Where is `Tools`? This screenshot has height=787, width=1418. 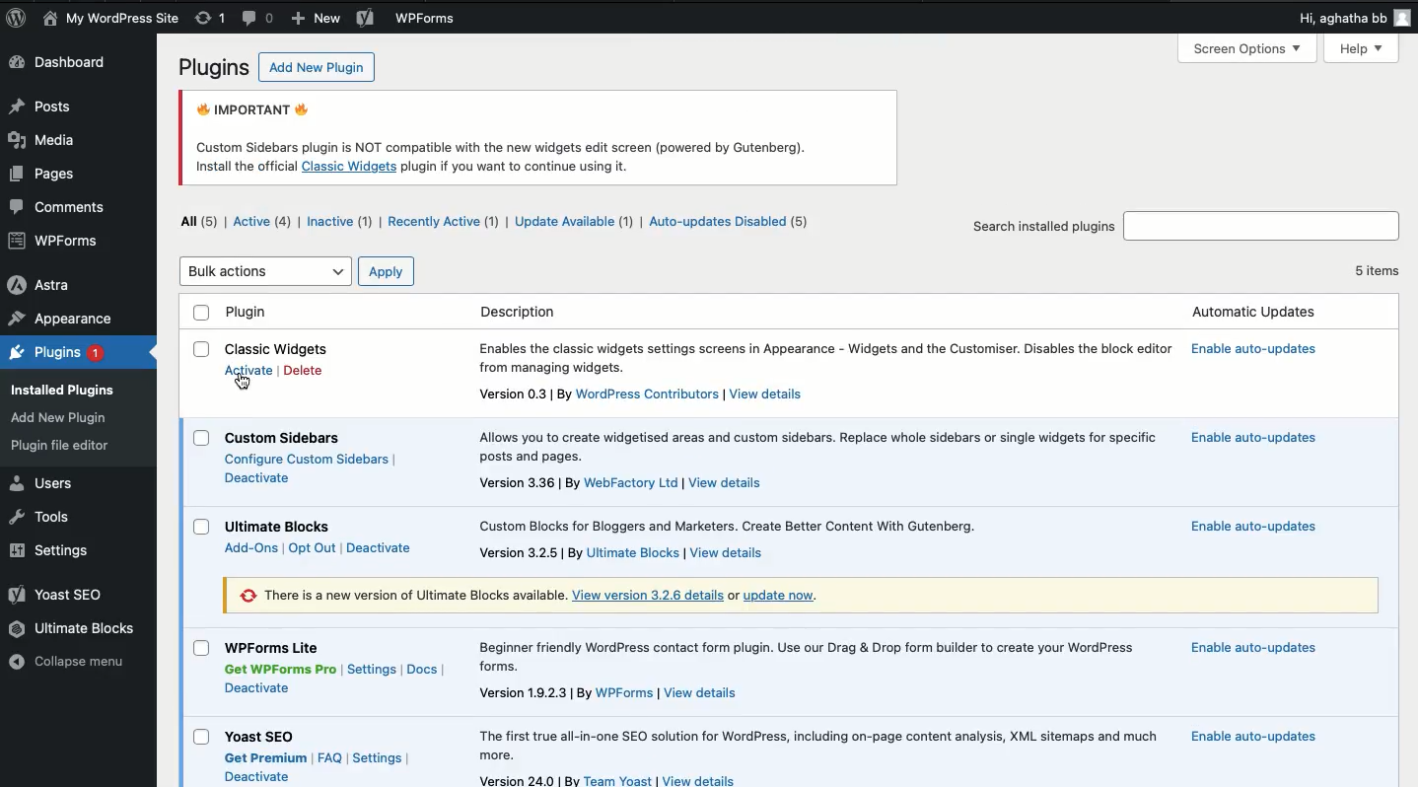 Tools is located at coordinates (38, 515).